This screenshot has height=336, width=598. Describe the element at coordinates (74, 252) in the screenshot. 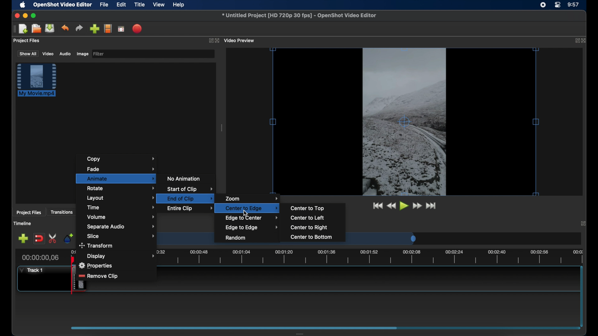

I see `0.00` at that location.